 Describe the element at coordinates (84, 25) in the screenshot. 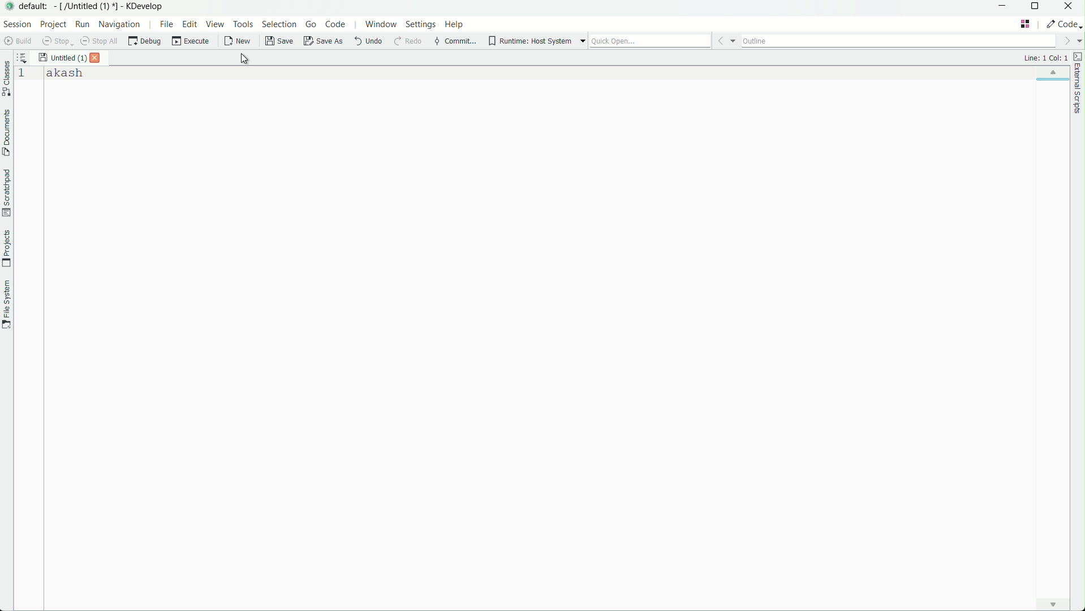

I see `run` at that location.